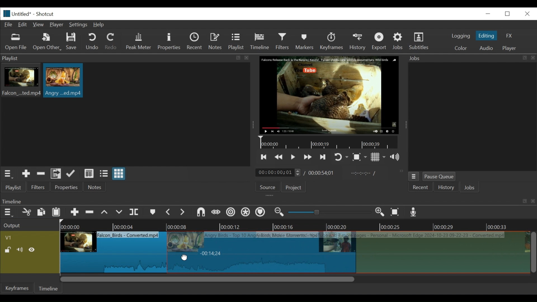 This screenshot has height=302, width=537. What do you see at coordinates (104, 173) in the screenshot?
I see `view as files` at bounding box center [104, 173].